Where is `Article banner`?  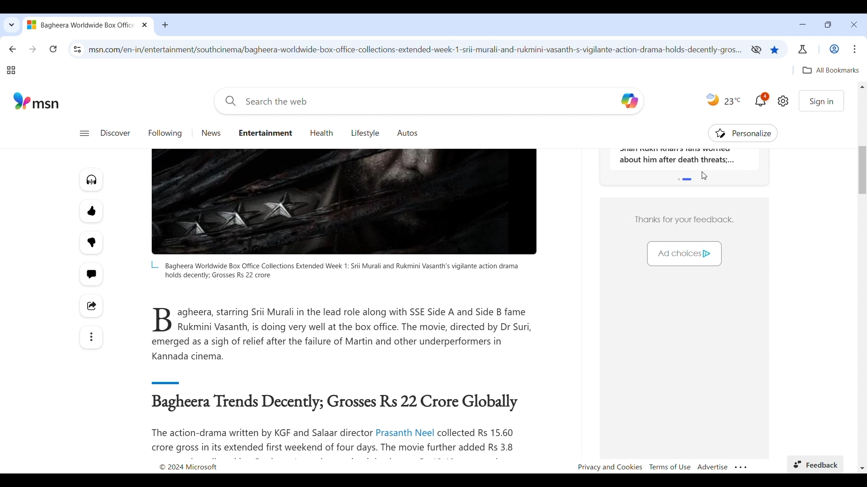
Article banner is located at coordinates (344, 202).